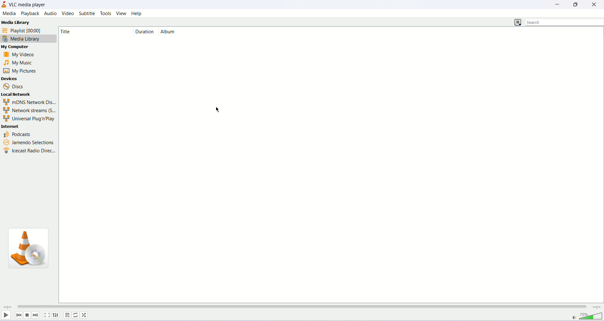 The image size is (604, 321). Describe the element at coordinates (29, 142) in the screenshot. I see `jamendo selection` at that location.